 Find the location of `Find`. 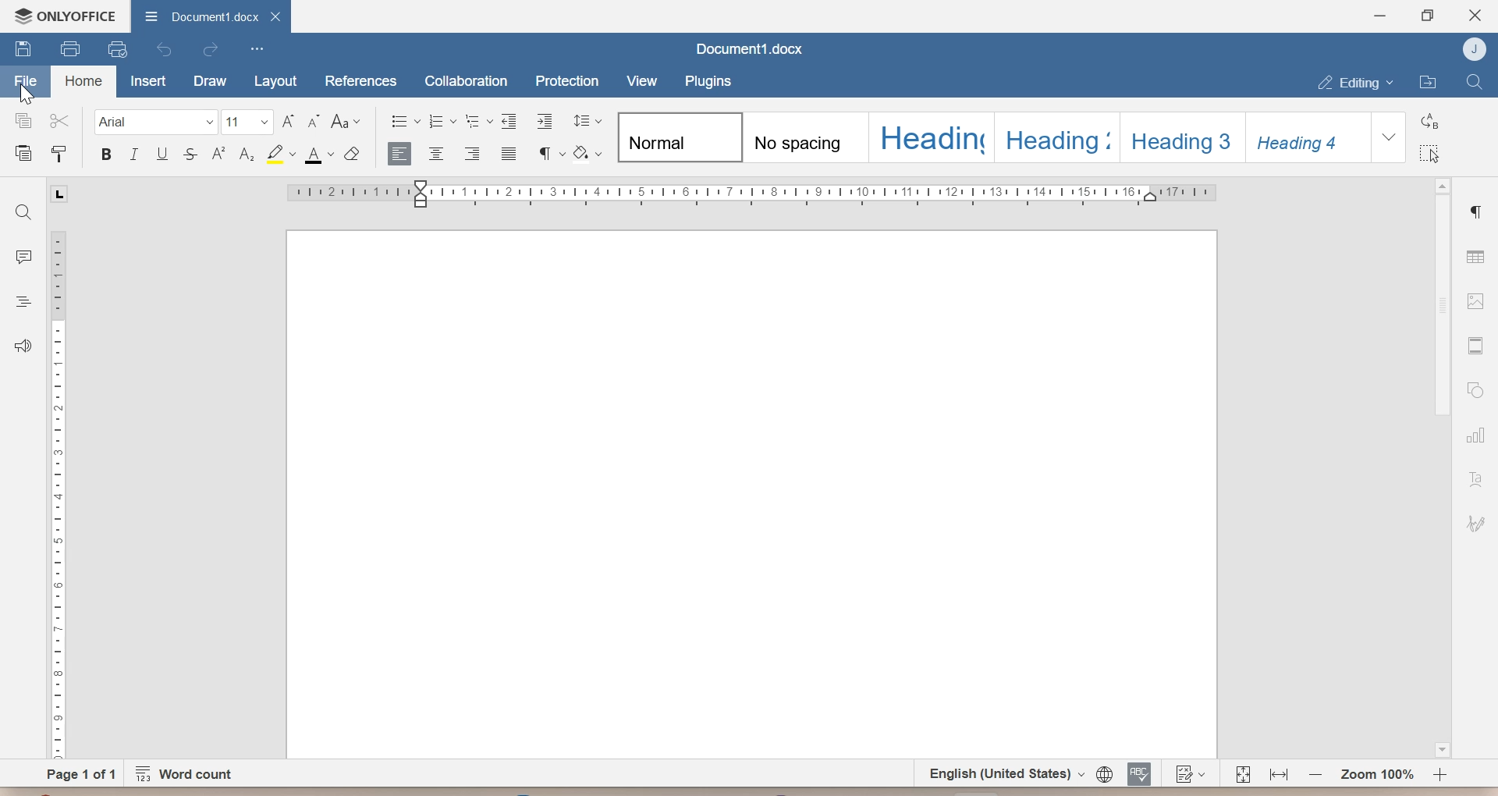

Find is located at coordinates (1474, 82).